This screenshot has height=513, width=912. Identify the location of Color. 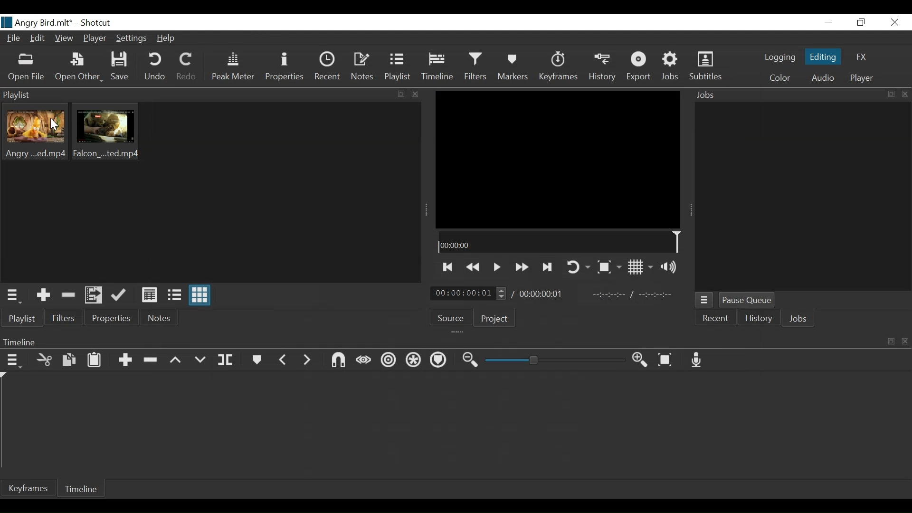
(780, 78).